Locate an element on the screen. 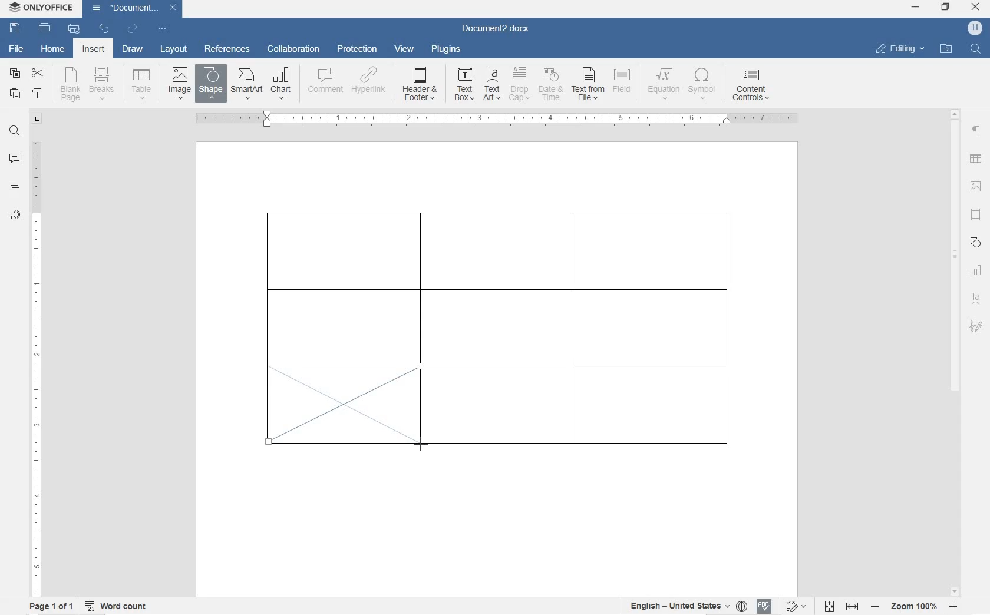 The image size is (990, 615). textart is located at coordinates (975, 296).